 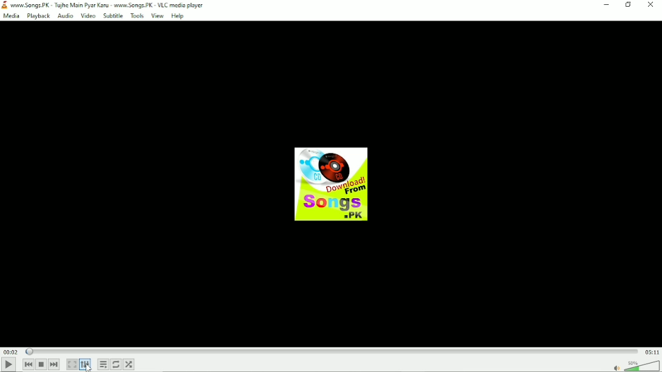 What do you see at coordinates (651, 5) in the screenshot?
I see `Close` at bounding box center [651, 5].